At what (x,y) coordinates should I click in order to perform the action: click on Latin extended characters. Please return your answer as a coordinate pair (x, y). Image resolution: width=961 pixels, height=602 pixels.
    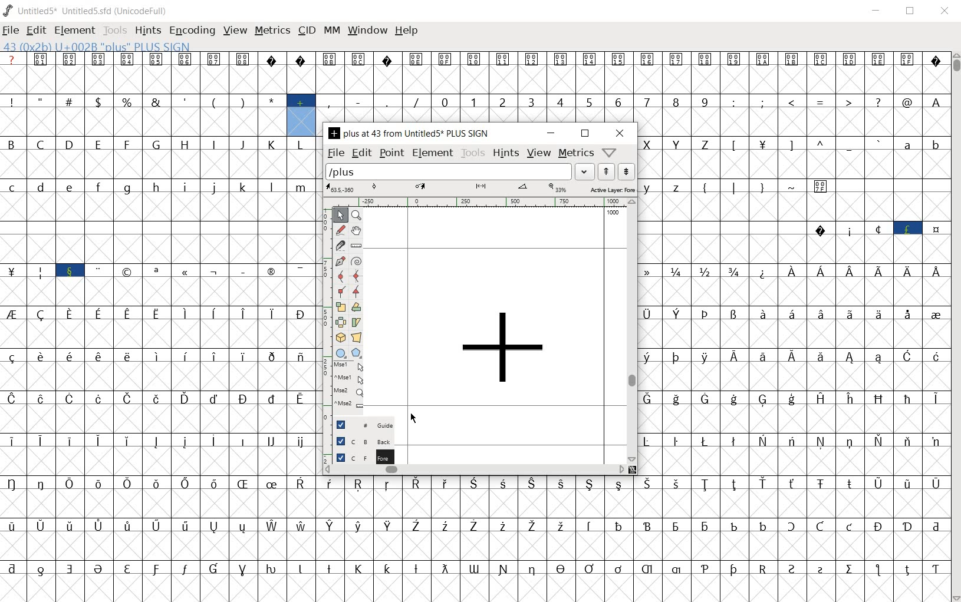
    Looking at the image, I should click on (129, 456).